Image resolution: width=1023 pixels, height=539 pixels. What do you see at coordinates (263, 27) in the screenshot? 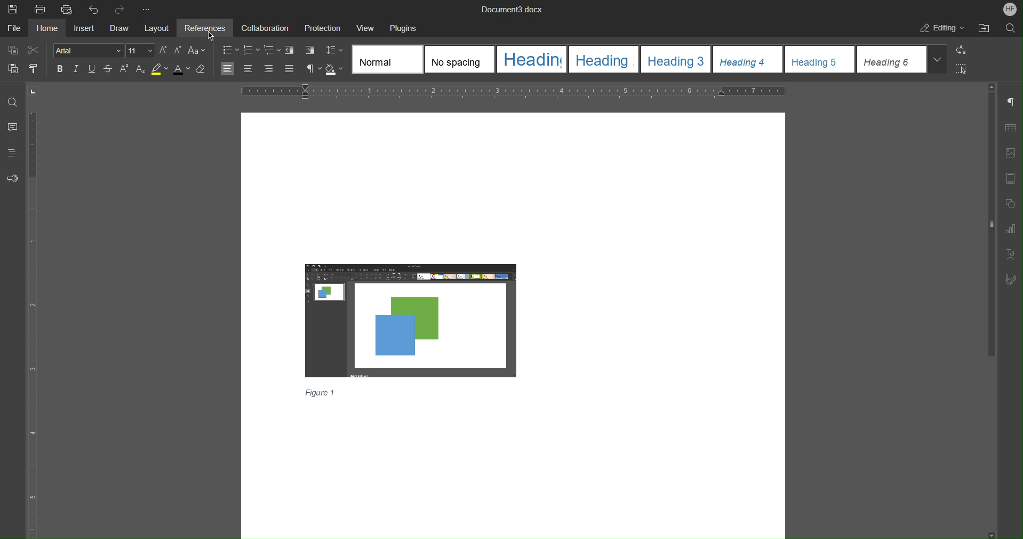
I see `Collaboration` at bounding box center [263, 27].